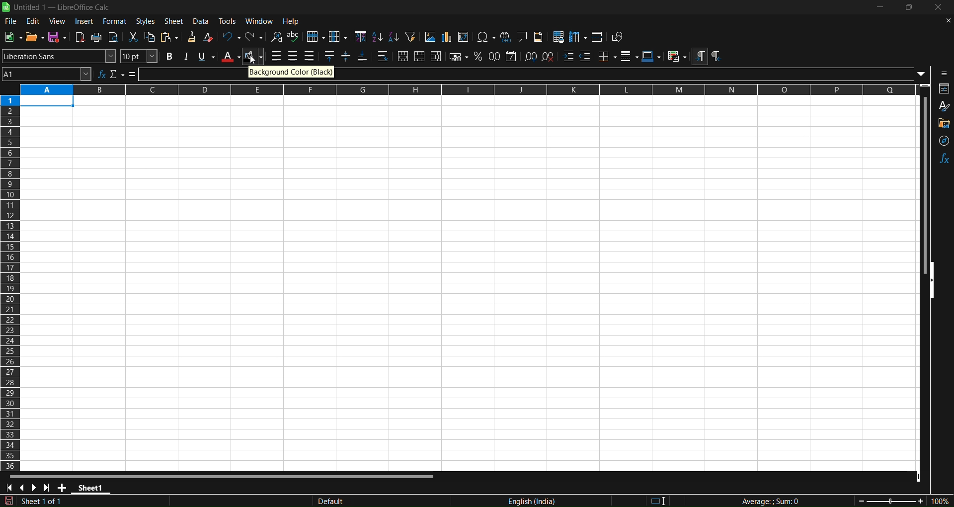 The image size is (954, 507). Describe the element at coordinates (430, 36) in the screenshot. I see `insert image` at that location.